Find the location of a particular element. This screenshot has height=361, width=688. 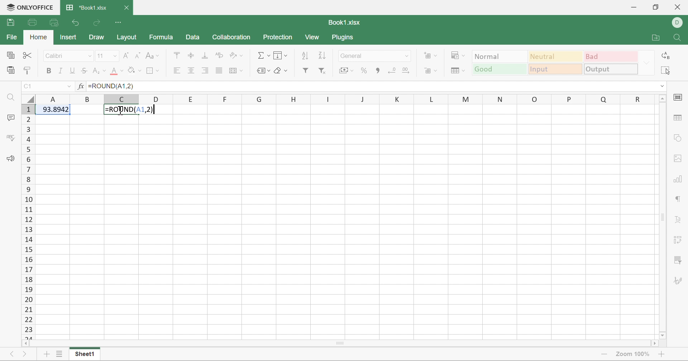

Pivot Table settings is located at coordinates (680, 239).